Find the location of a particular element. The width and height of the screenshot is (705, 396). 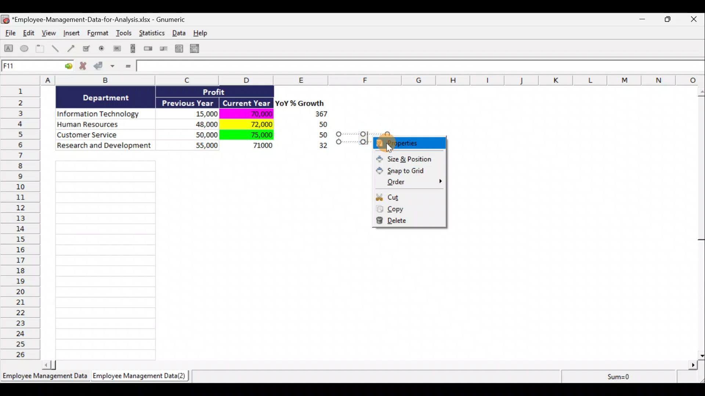

Create an ellipse object is located at coordinates (25, 49).